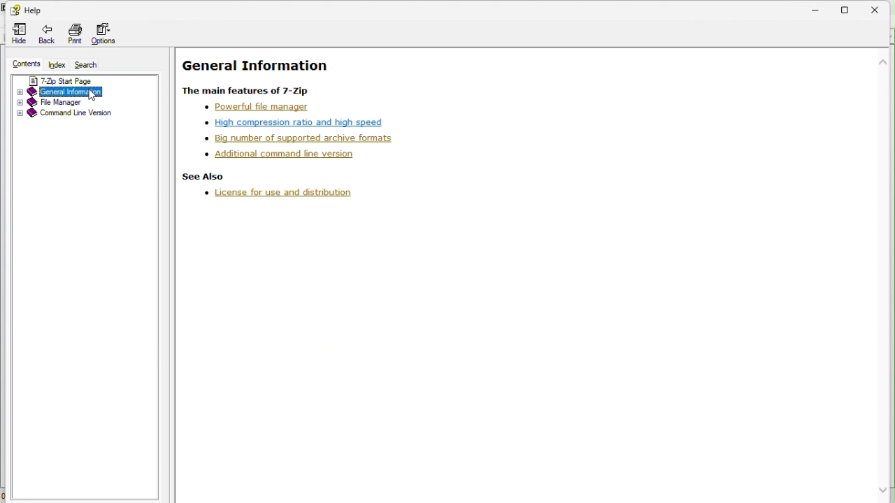  I want to click on see  also, so click(204, 175).